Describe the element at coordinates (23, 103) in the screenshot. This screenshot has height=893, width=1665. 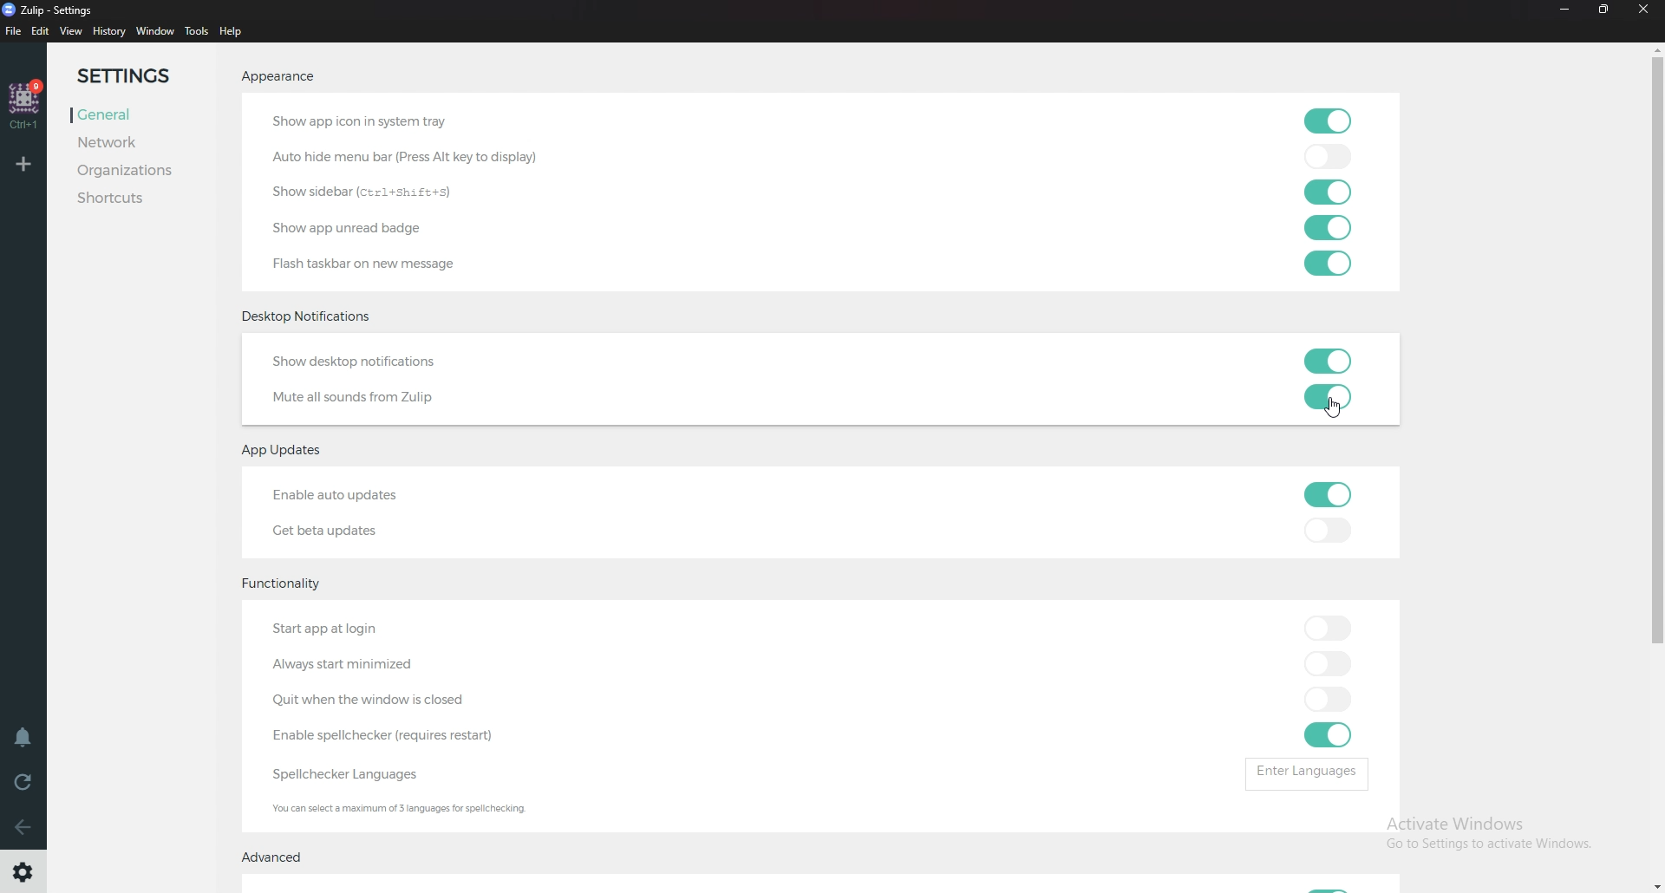
I see `home` at that location.